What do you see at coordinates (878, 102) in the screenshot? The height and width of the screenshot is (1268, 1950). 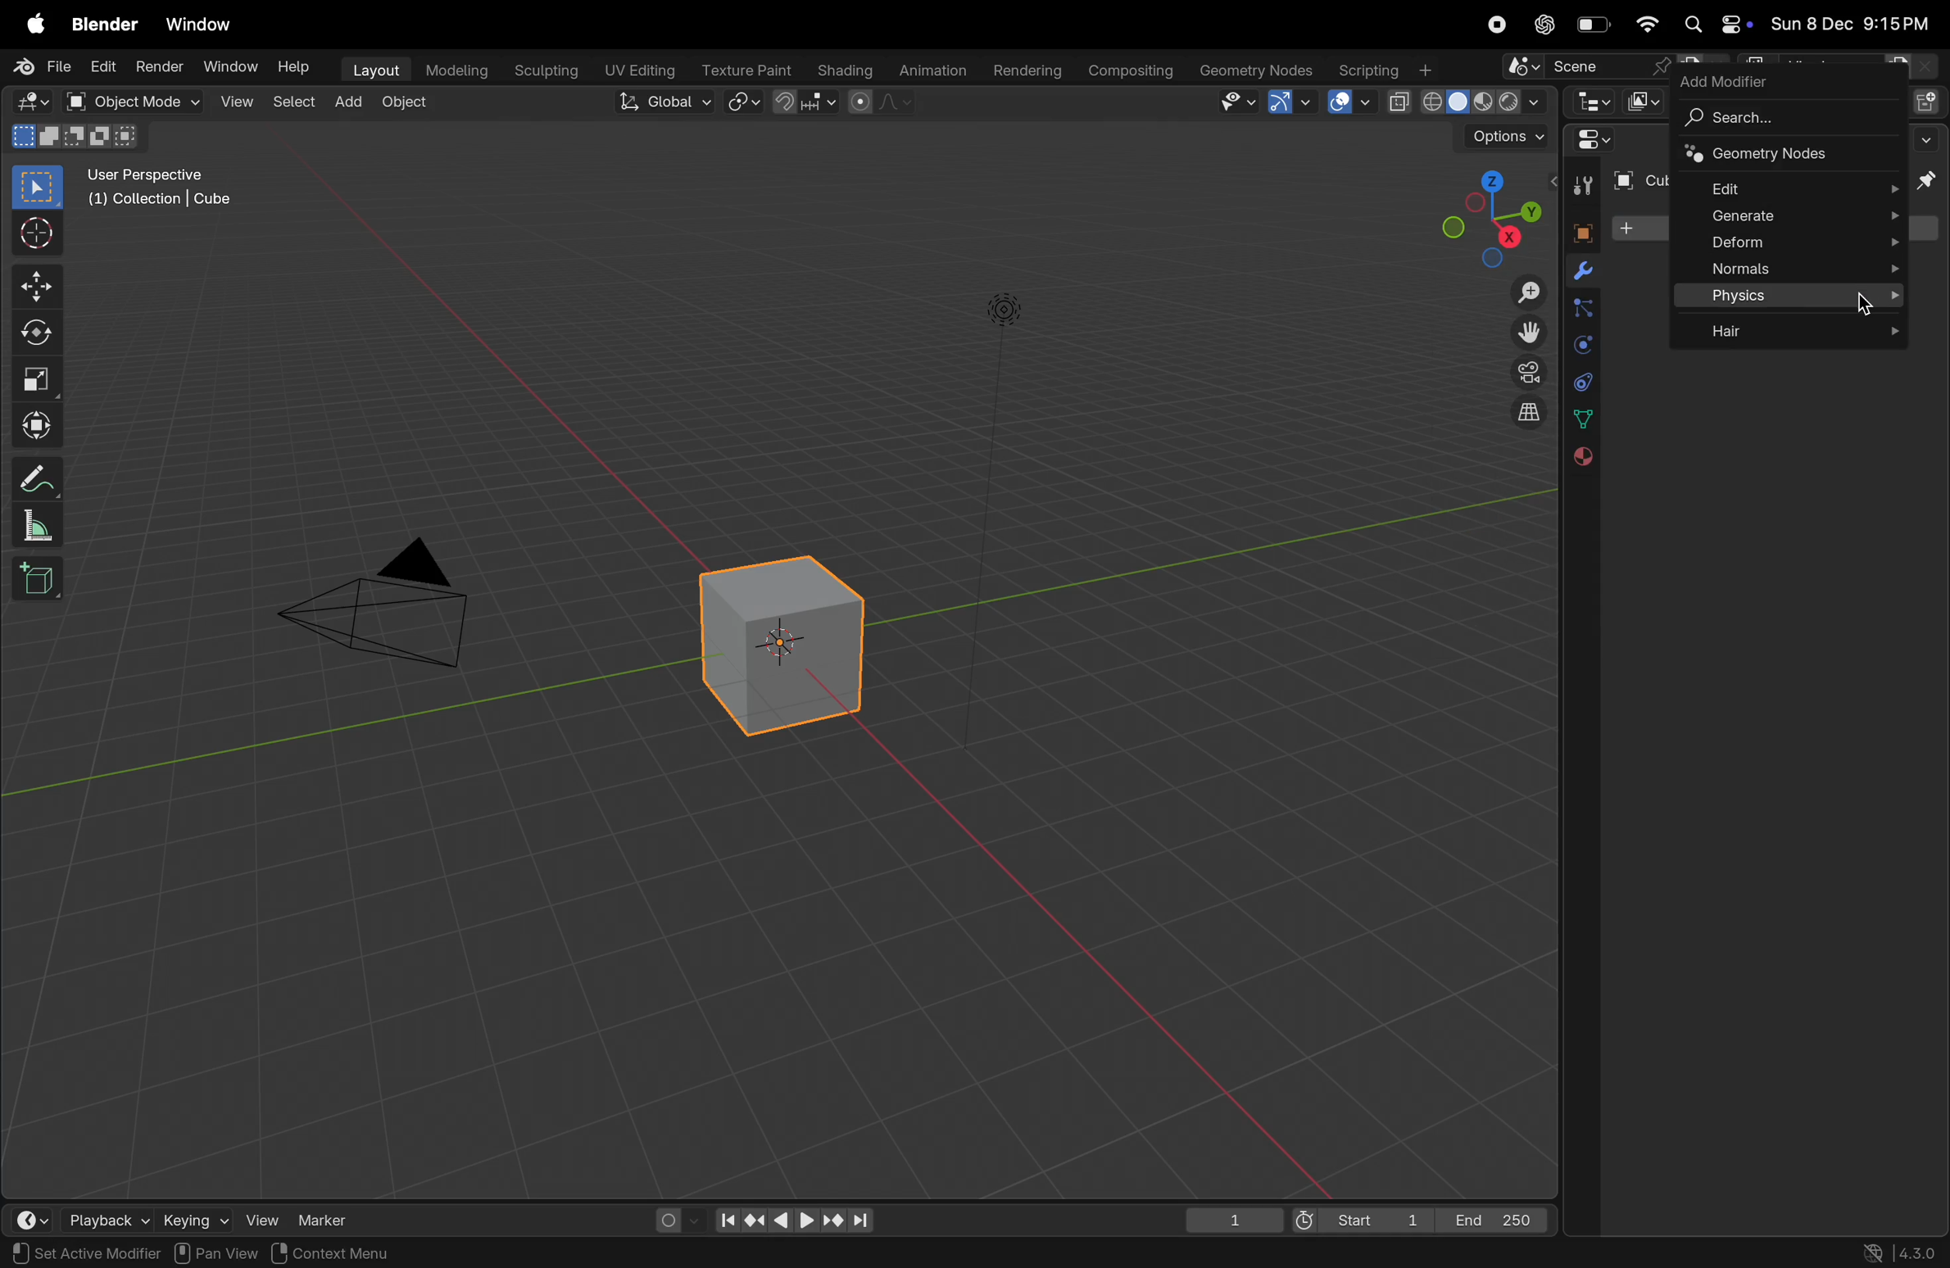 I see `proportional point` at bounding box center [878, 102].